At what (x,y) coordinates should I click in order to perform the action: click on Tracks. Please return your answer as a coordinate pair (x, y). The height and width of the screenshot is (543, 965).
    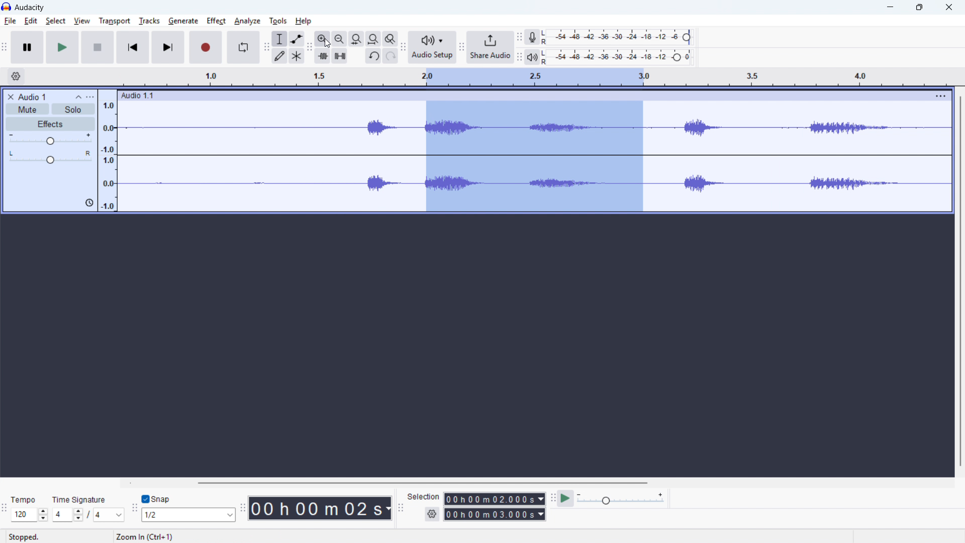
    Looking at the image, I should click on (150, 21).